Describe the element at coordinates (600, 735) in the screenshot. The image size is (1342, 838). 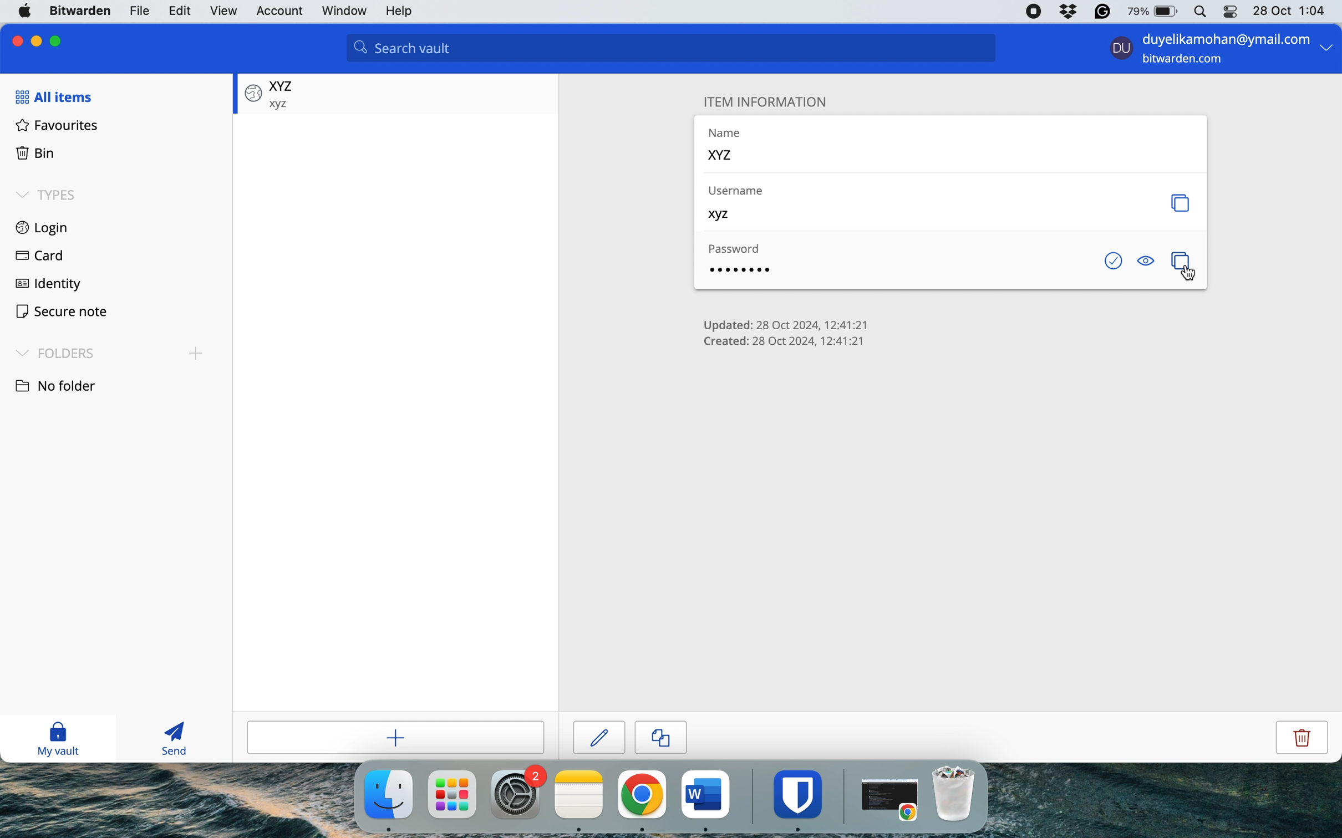
I see `edit` at that location.